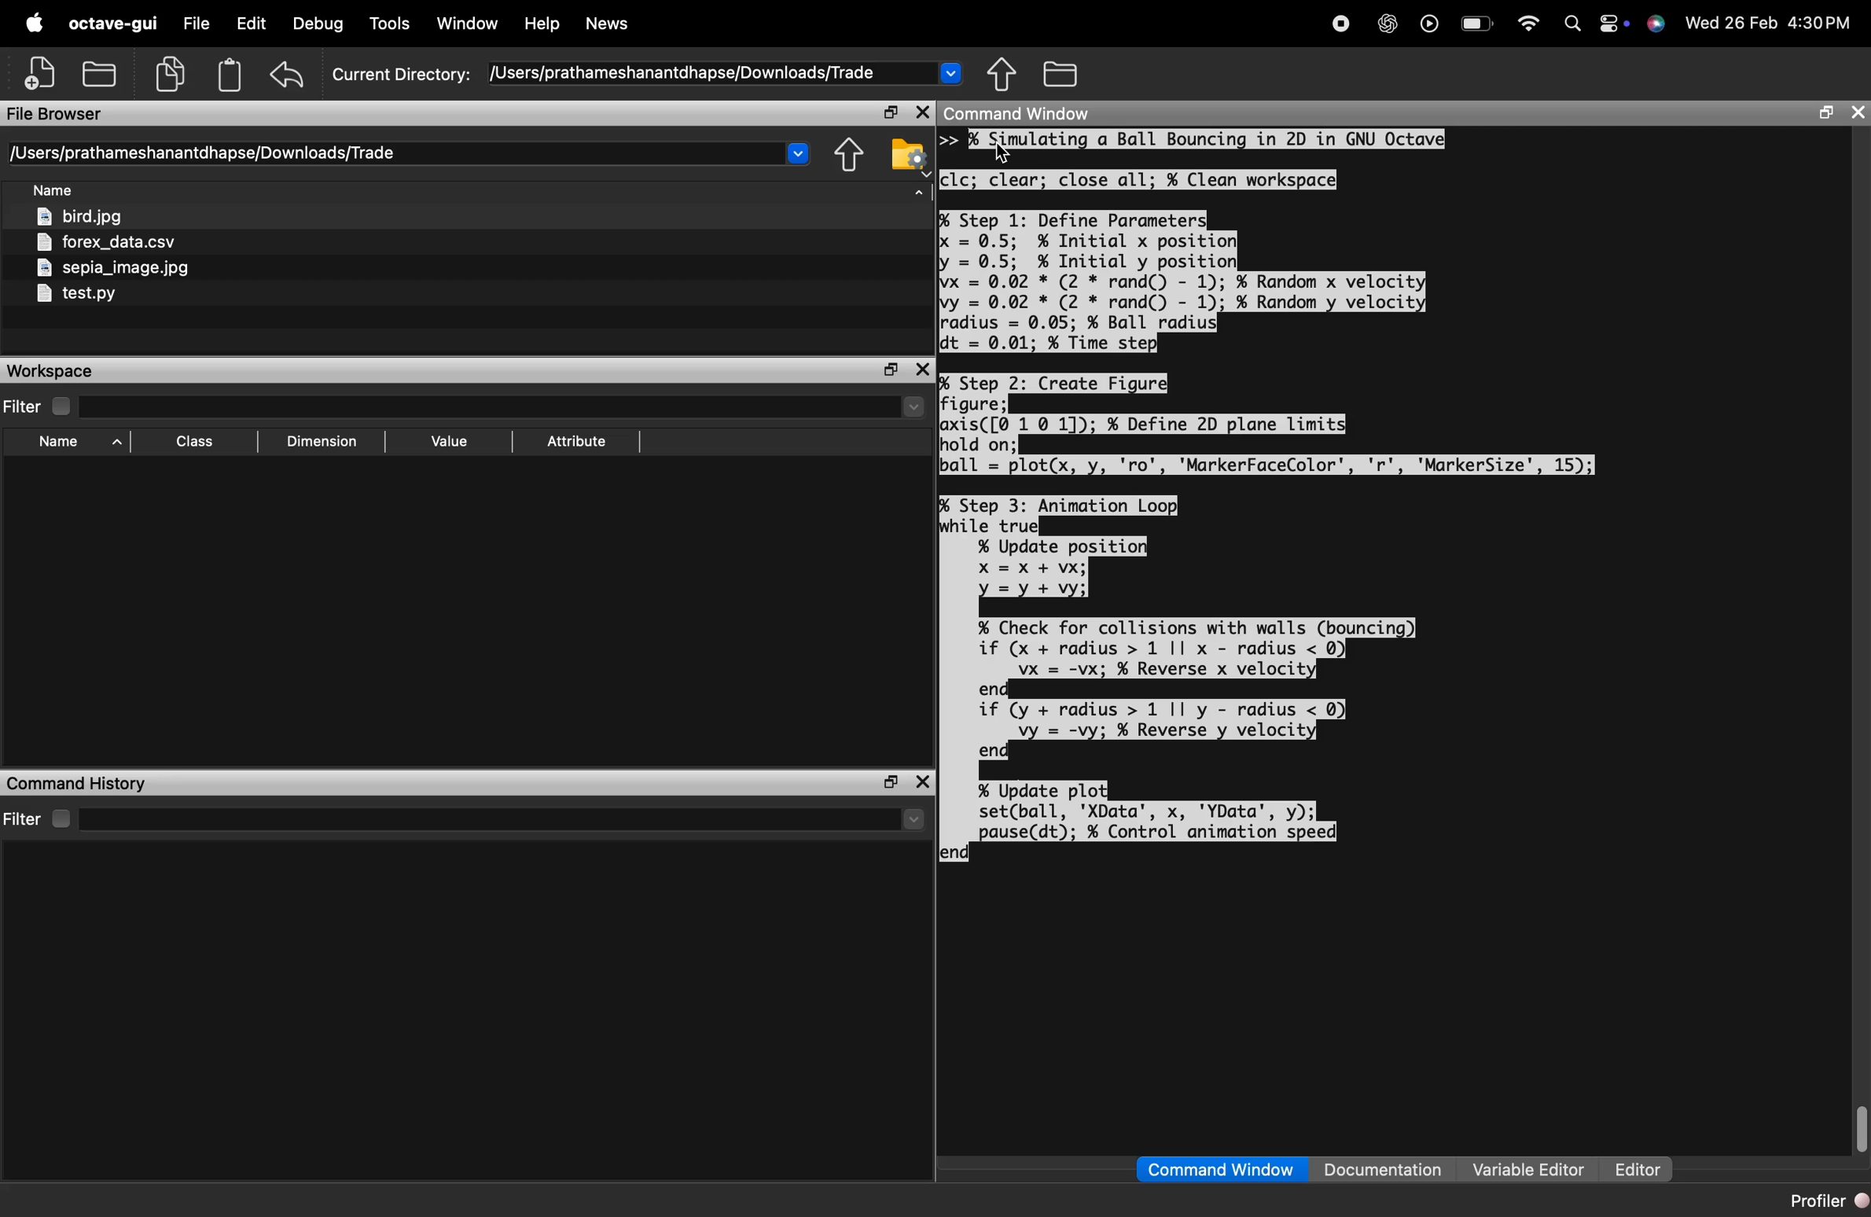  I want to click on /Users/prathameshanantdhapse/Downloads/Trade, so click(688, 72).